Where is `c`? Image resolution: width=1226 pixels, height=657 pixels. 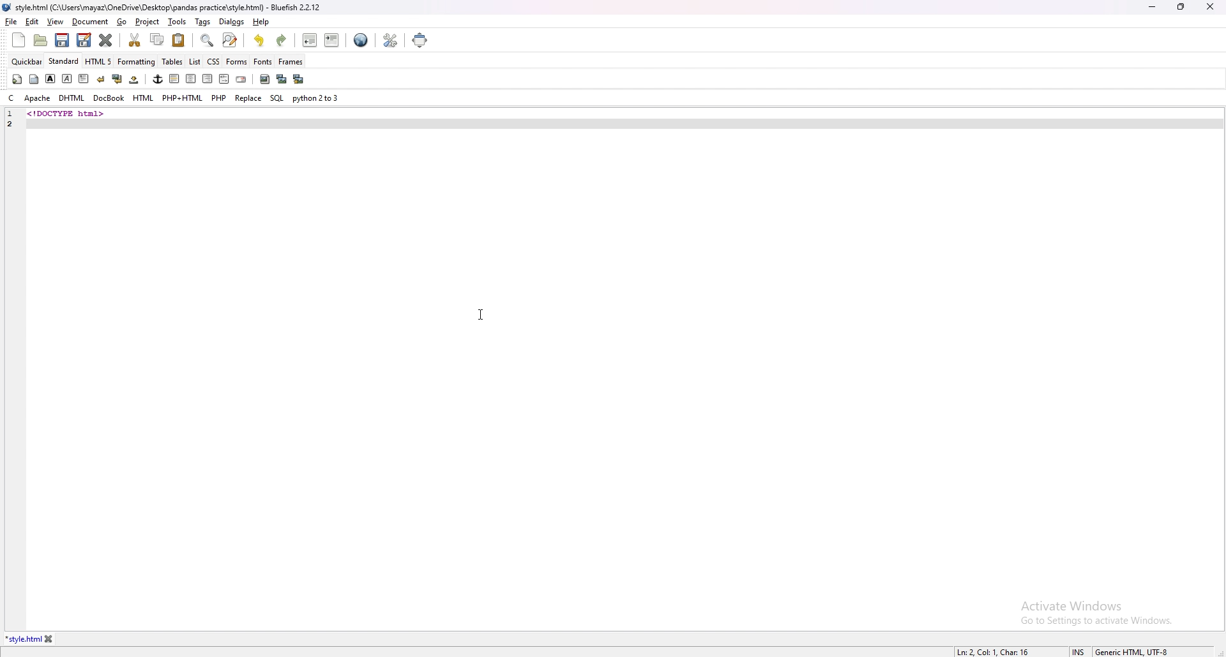 c is located at coordinates (11, 98).